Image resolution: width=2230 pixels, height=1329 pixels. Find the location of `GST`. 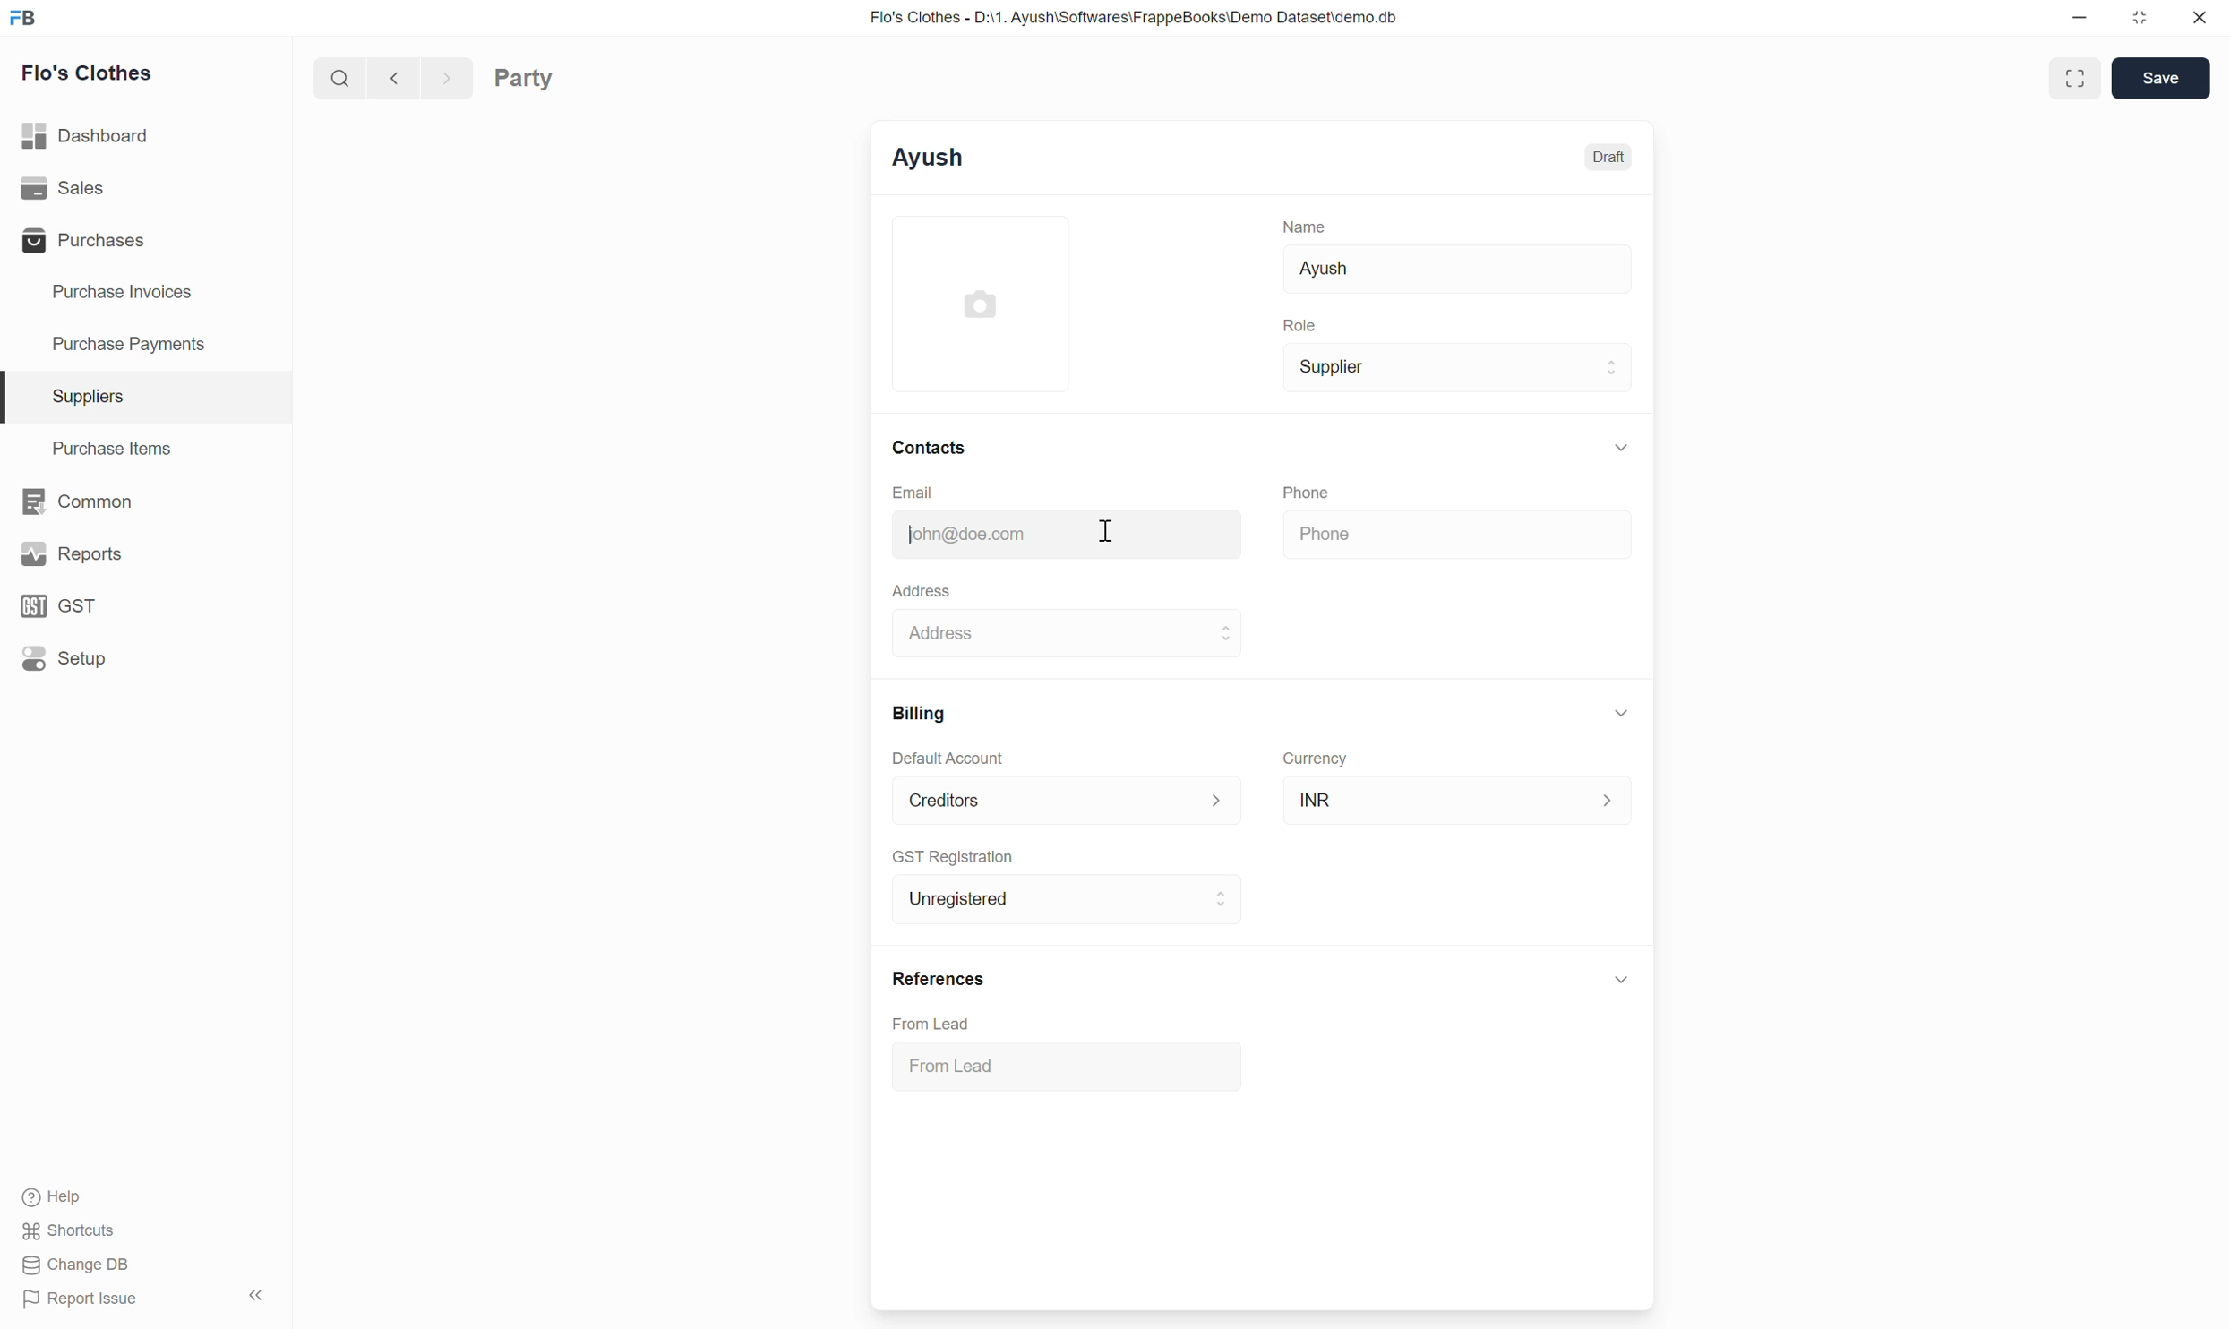

GST is located at coordinates (144, 605).